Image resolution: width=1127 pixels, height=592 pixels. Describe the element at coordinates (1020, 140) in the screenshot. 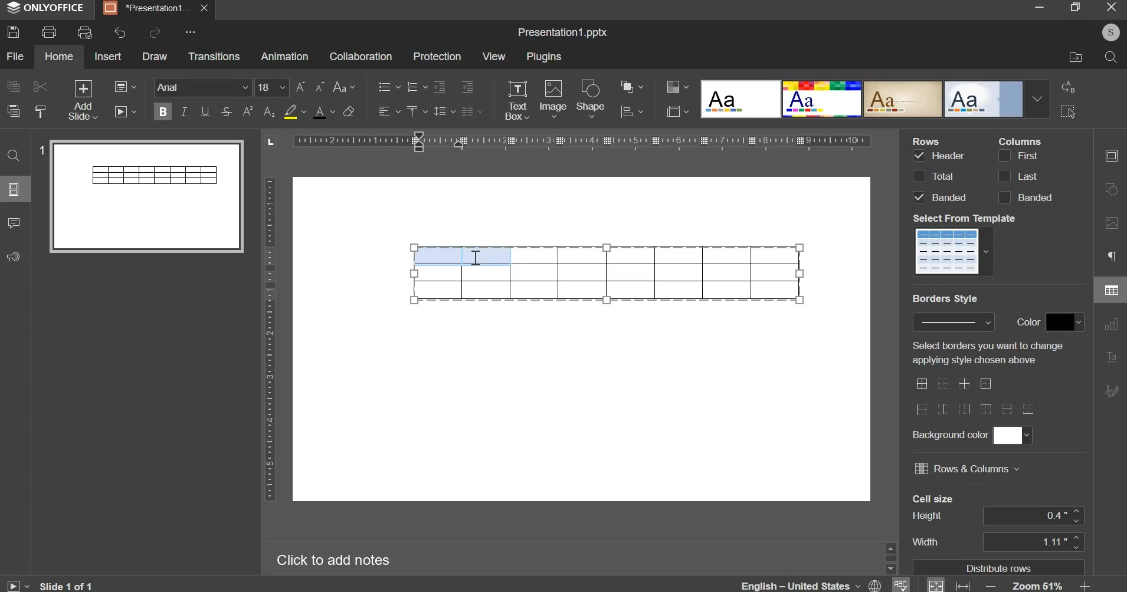

I see `Column` at that location.